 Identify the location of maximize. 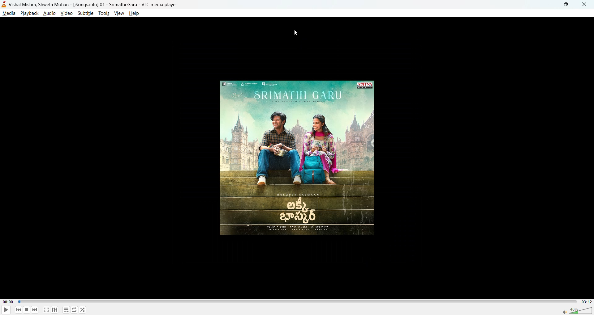
(564, 5).